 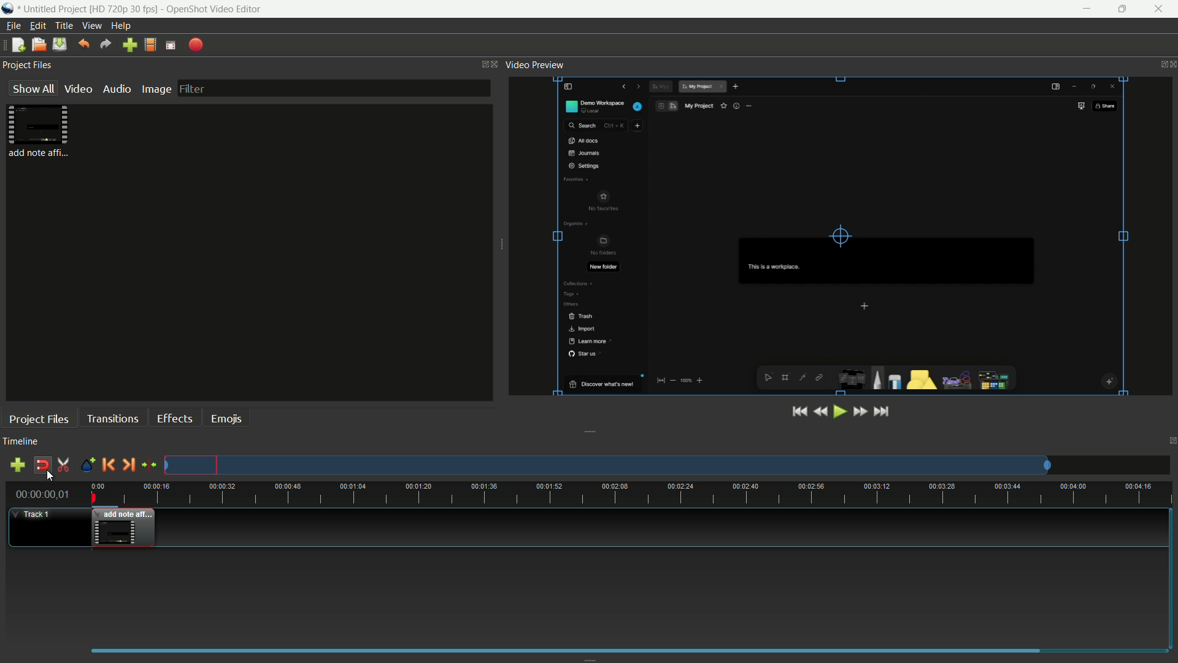 I want to click on video preview, so click(x=839, y=236).